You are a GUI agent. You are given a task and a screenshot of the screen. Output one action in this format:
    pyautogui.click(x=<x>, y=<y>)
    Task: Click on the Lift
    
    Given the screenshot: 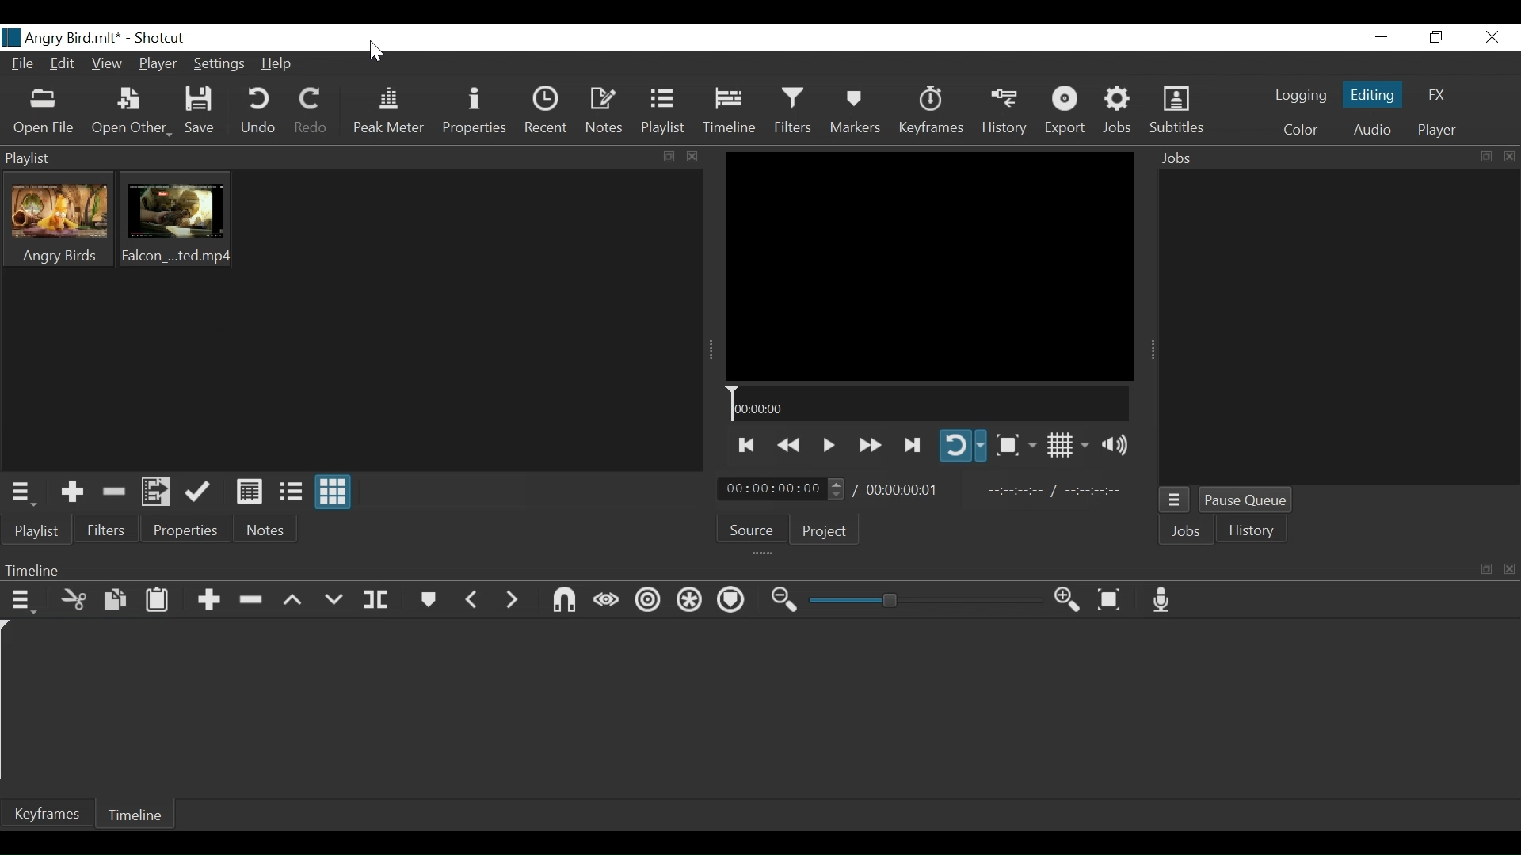 What is the action you would take?
    pyautogui.click(x=291, y=601)
    